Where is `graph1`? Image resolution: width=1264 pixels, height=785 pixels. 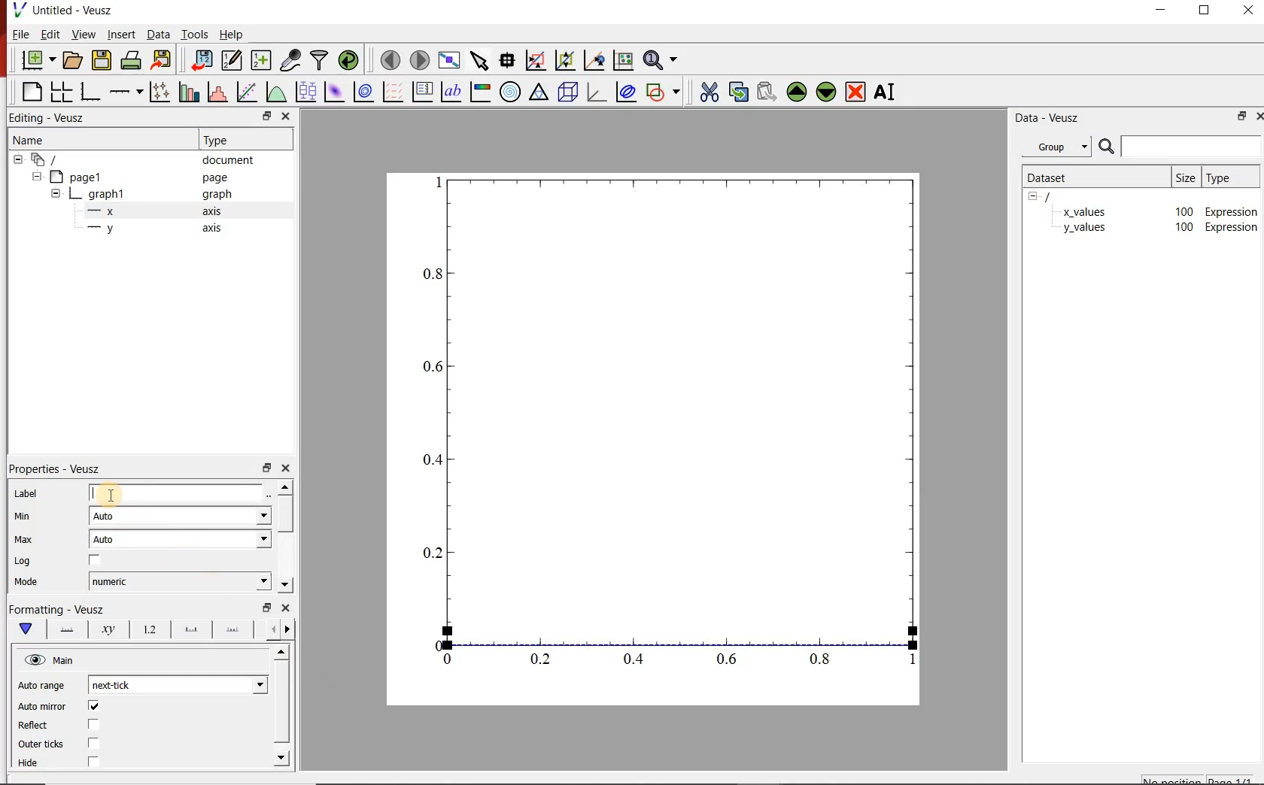 graph1 is located at coordinates (108, 193).